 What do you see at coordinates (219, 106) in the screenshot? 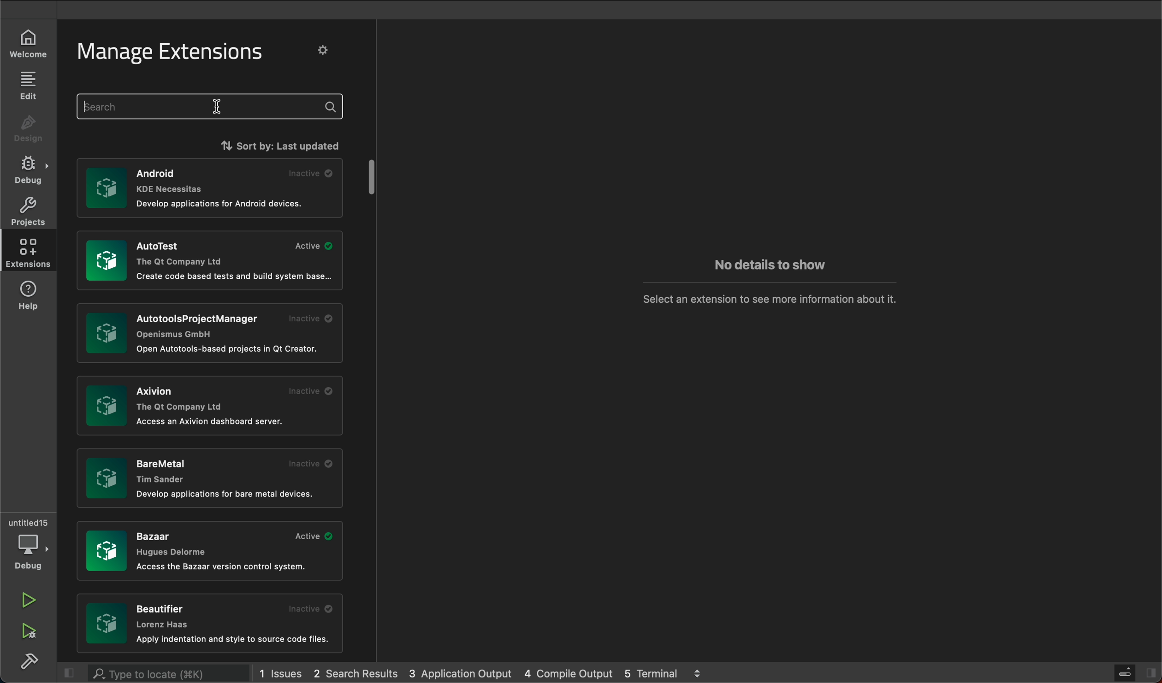
I see `cursor` at bounding box center [219, 106].